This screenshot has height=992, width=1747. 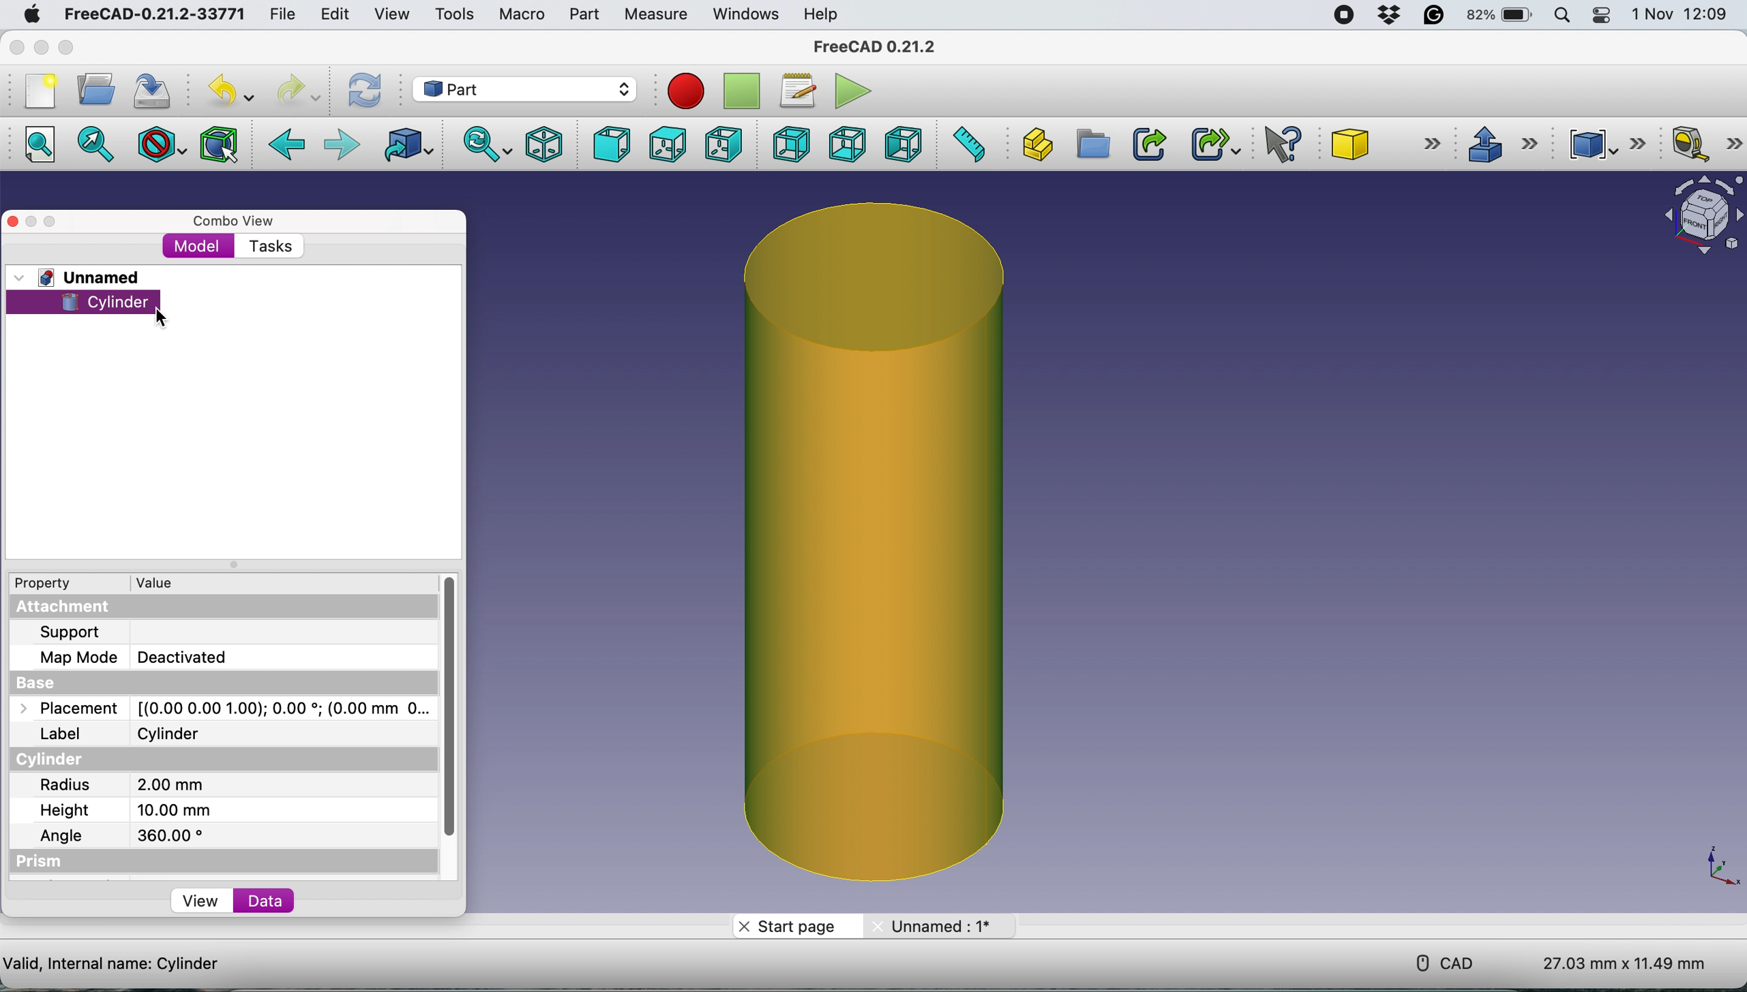 I want to click on cylinder, so click(x=866, y=543).